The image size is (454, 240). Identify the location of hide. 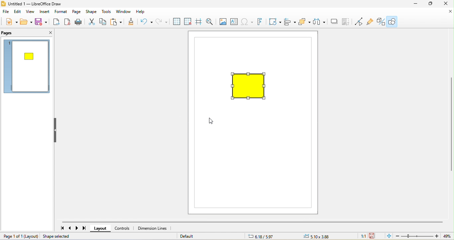
(56, 131).